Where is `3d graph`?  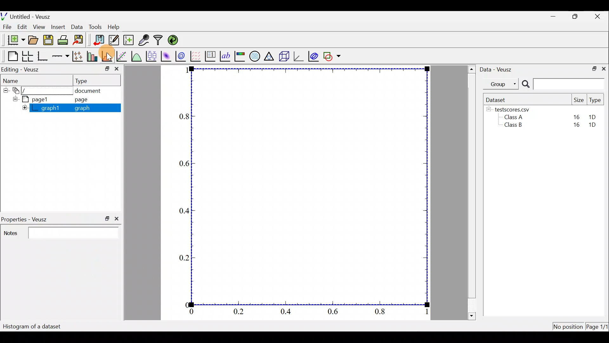
3d graph is located at coordinates (299, 57).